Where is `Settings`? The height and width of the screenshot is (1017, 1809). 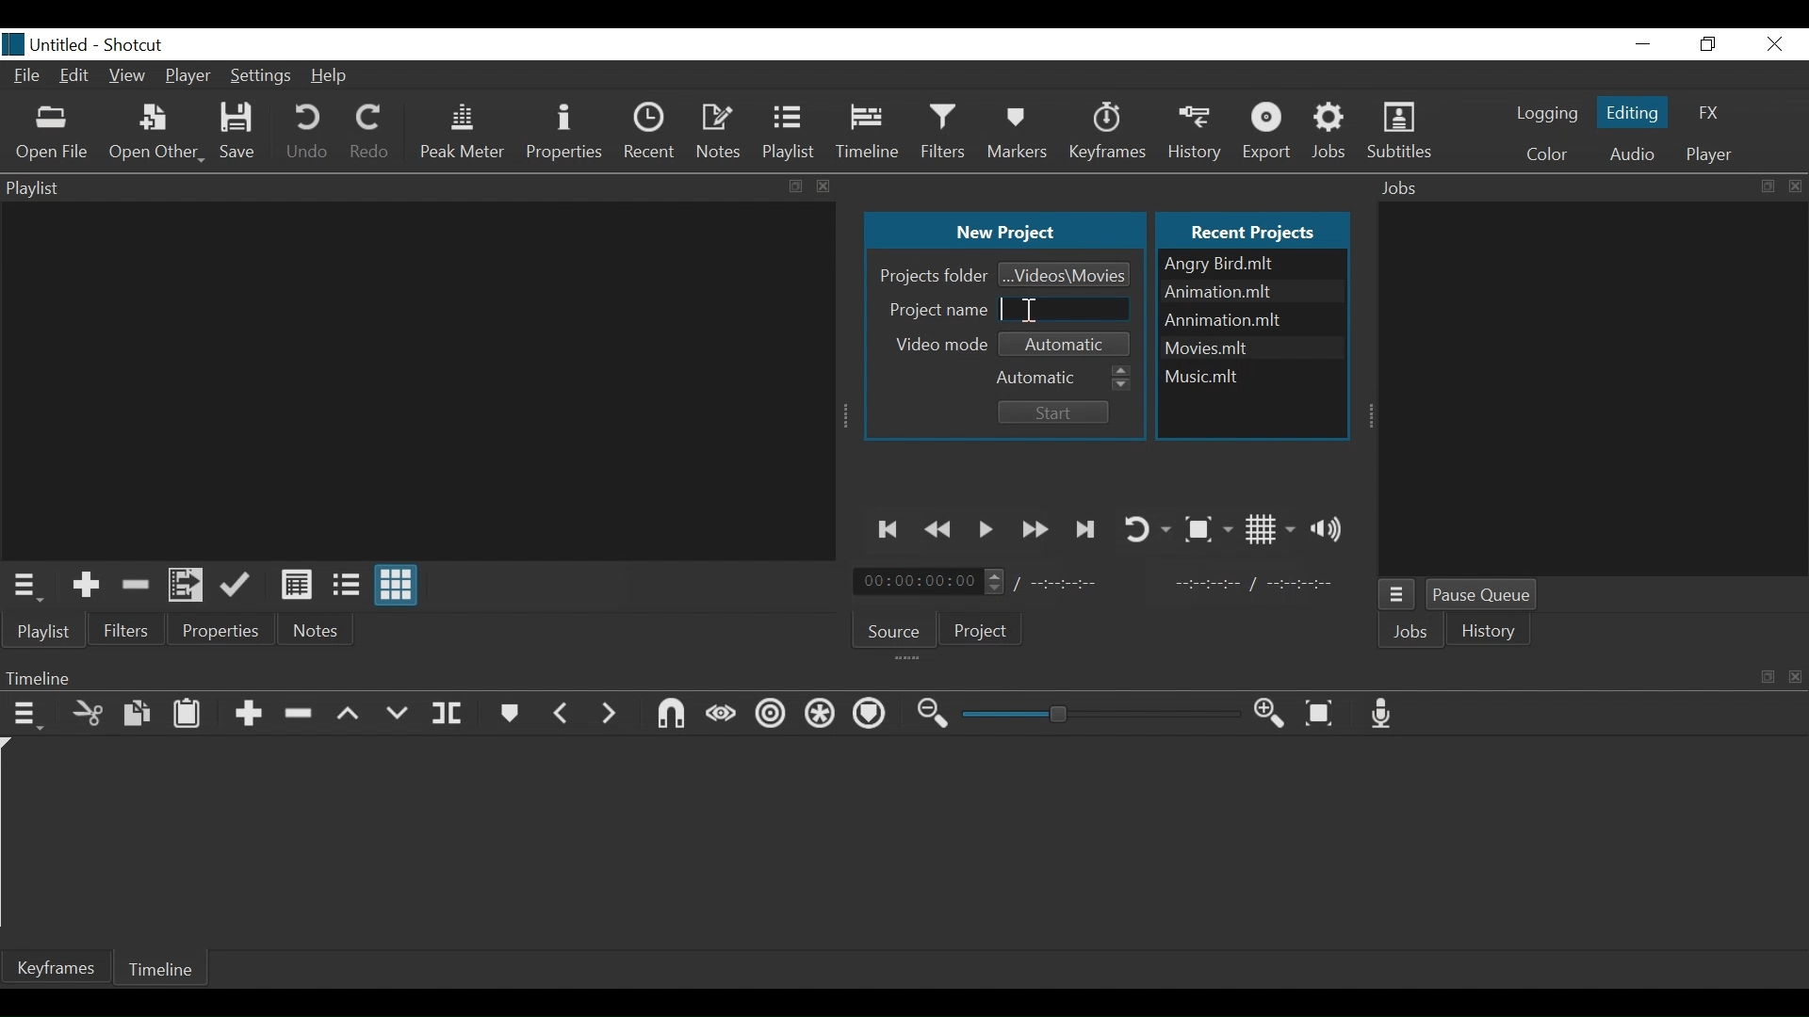 Settings is located at coordinates (258, 78).